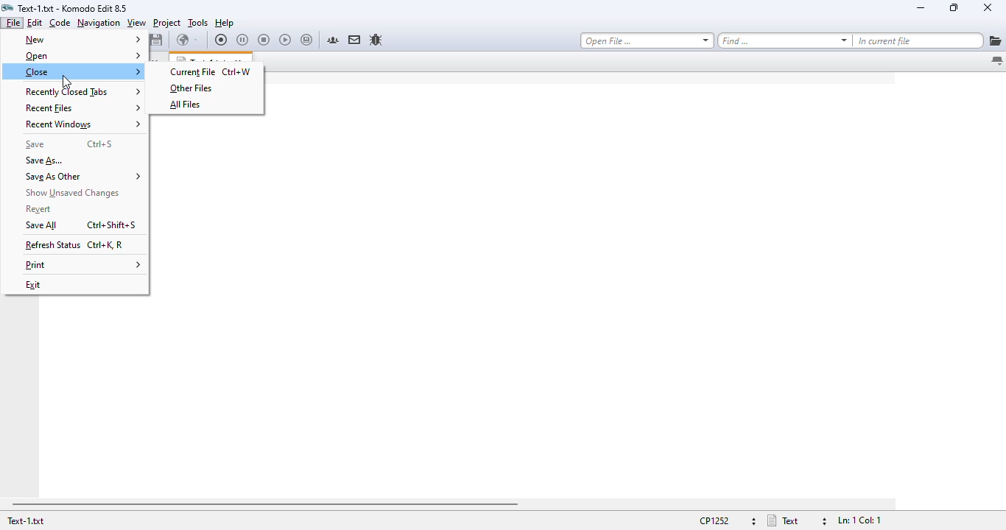 Image resolution: width=1006 pixels, height=530 pixels. Describe the element at coordinates (796, 520) in the screenshot. I see `file type` at that location.